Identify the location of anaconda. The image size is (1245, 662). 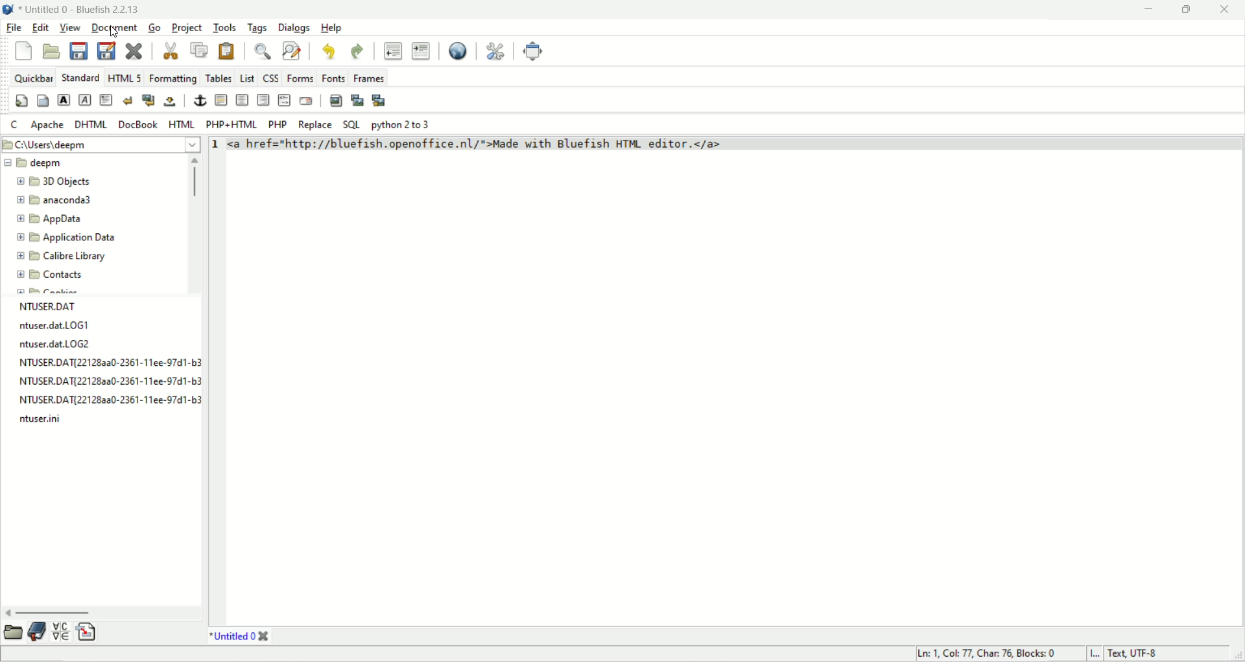
(58, 198).